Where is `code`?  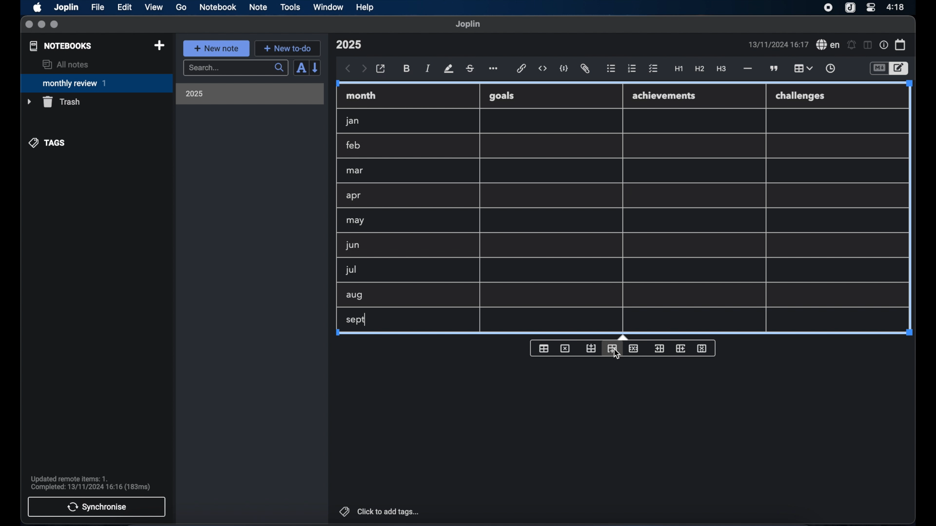 code is located at coordinates (564, 69).